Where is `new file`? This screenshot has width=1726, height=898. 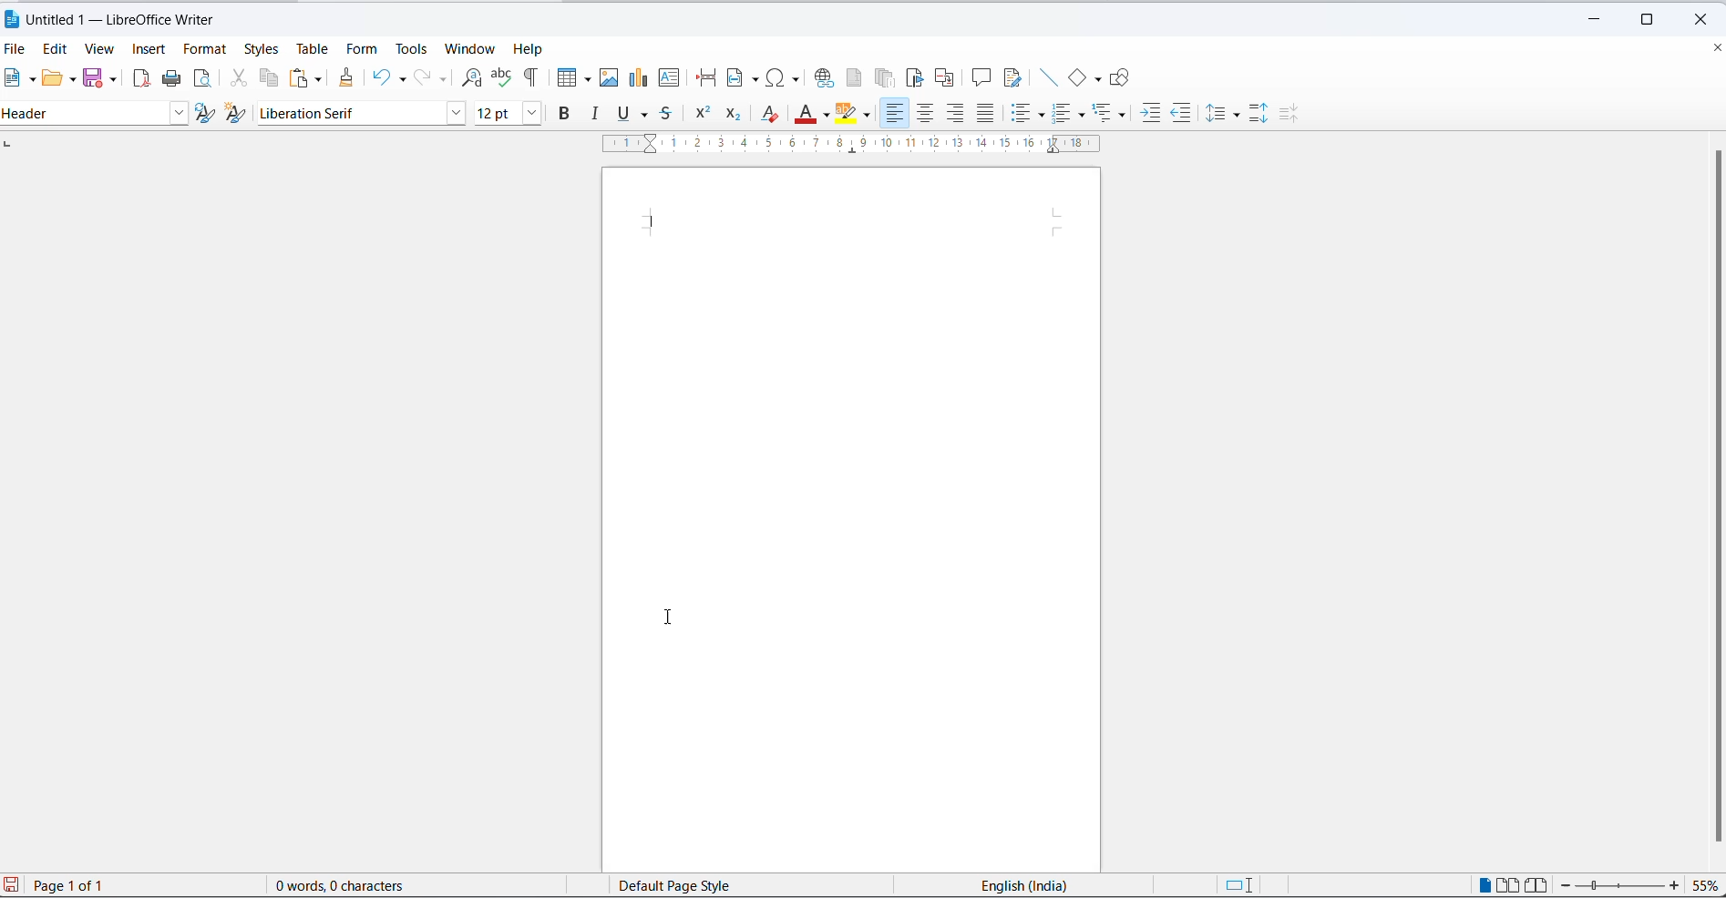
new file is located at coordinates (11, 79).